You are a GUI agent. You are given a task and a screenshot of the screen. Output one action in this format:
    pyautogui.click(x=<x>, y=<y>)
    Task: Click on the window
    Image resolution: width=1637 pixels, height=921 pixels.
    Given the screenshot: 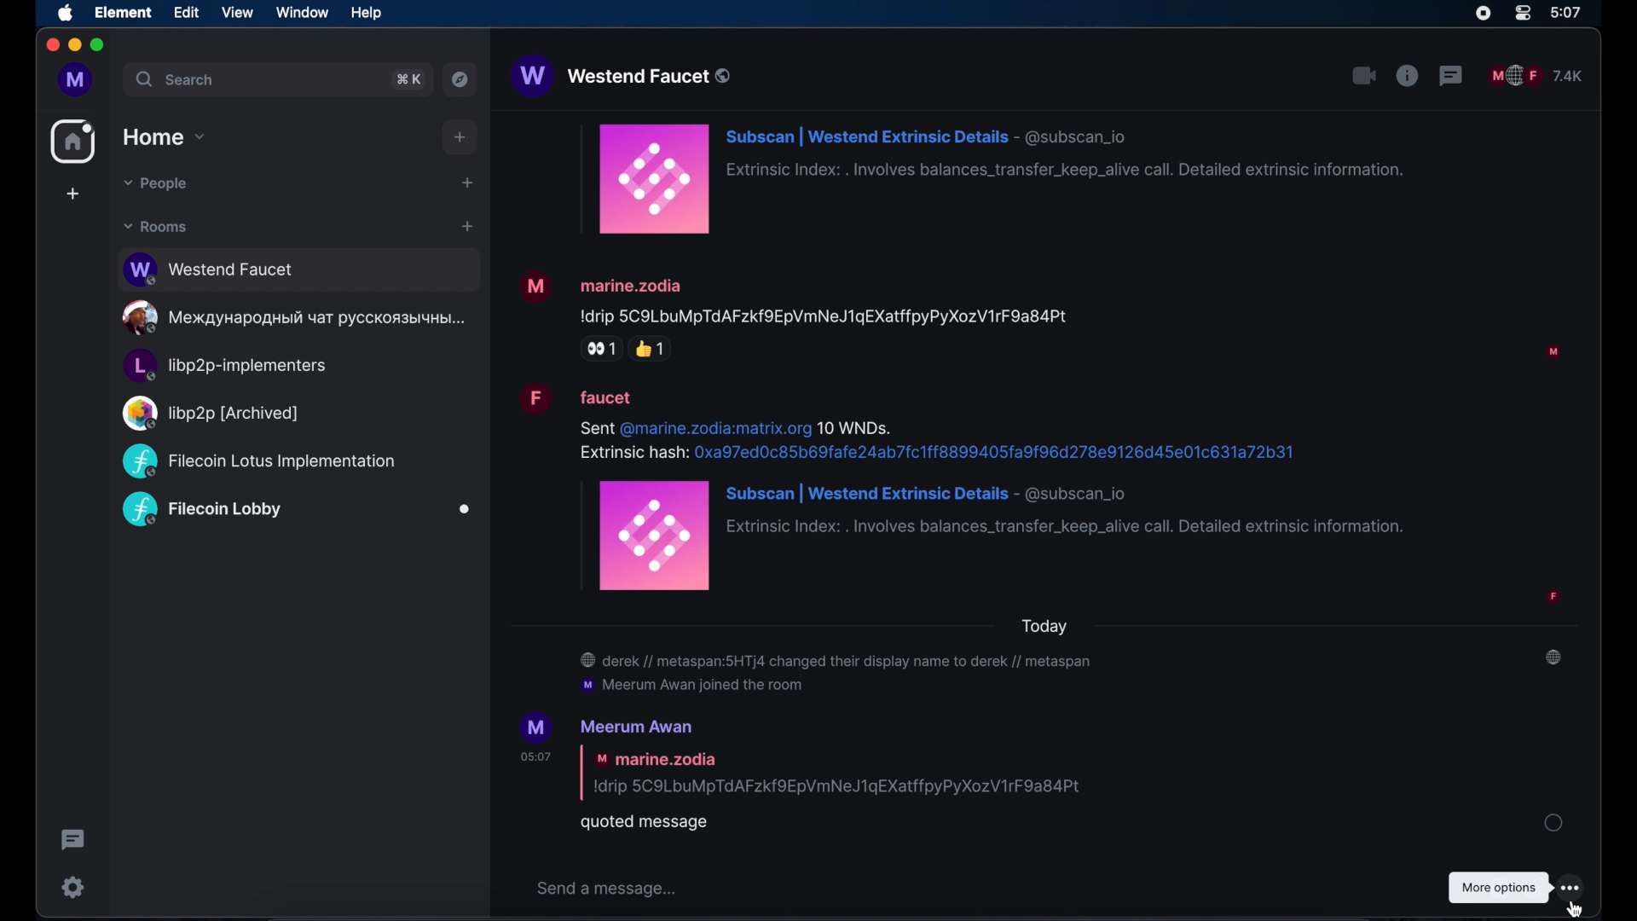 What is the action you would take?
    pyautogui.click(x=302, y=14)
    